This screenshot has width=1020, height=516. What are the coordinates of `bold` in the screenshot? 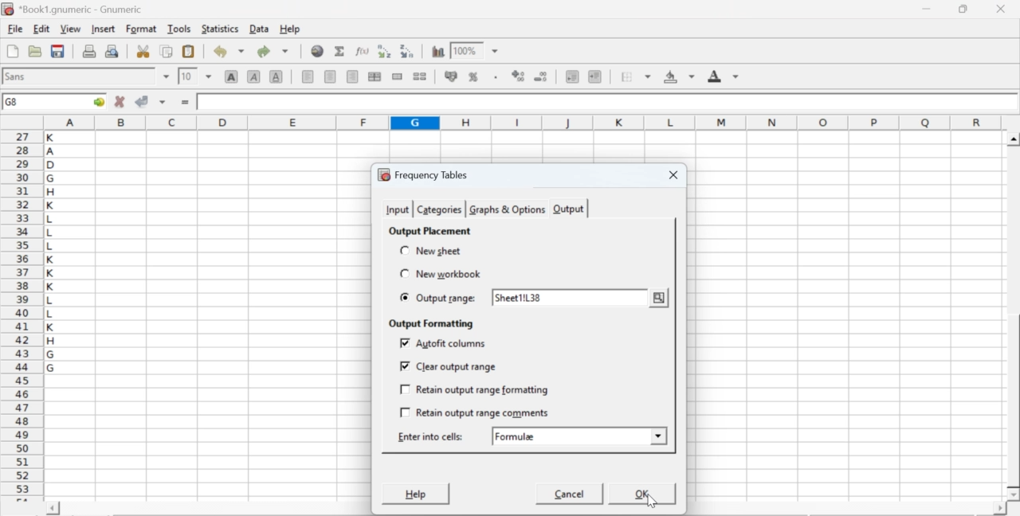 It's located at (232, 76).